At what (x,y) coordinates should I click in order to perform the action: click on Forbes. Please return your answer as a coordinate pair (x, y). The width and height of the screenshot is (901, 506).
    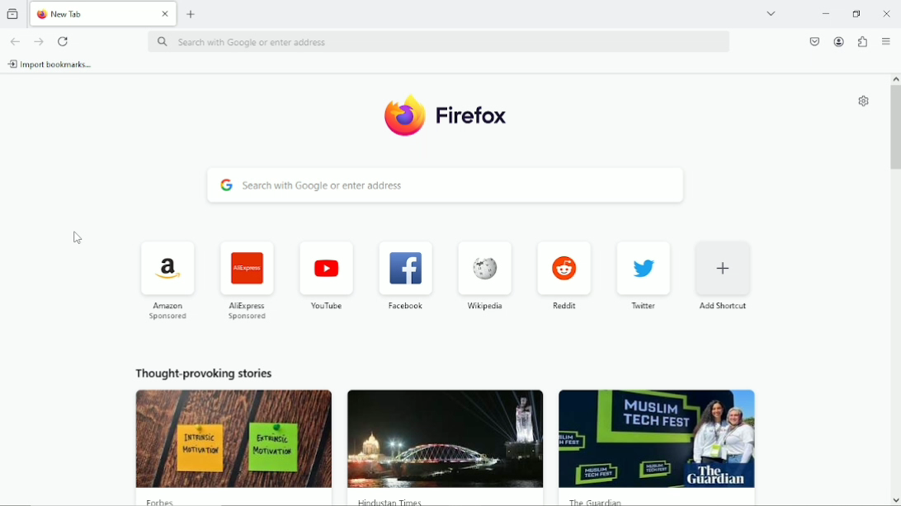
    Looking at the image, I should click on (165, 501).